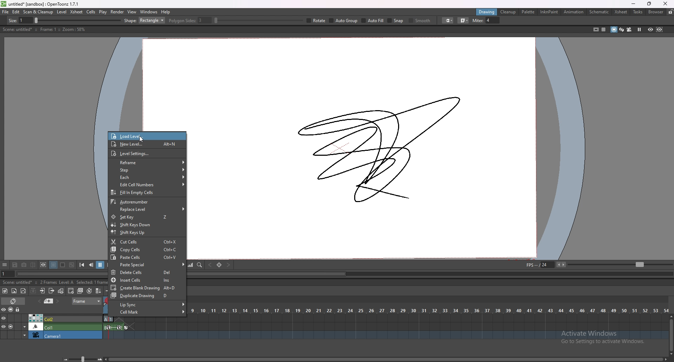 The height and width of the screenshot is (362, 674). I want to click on scroll bar, so click(386, 358).